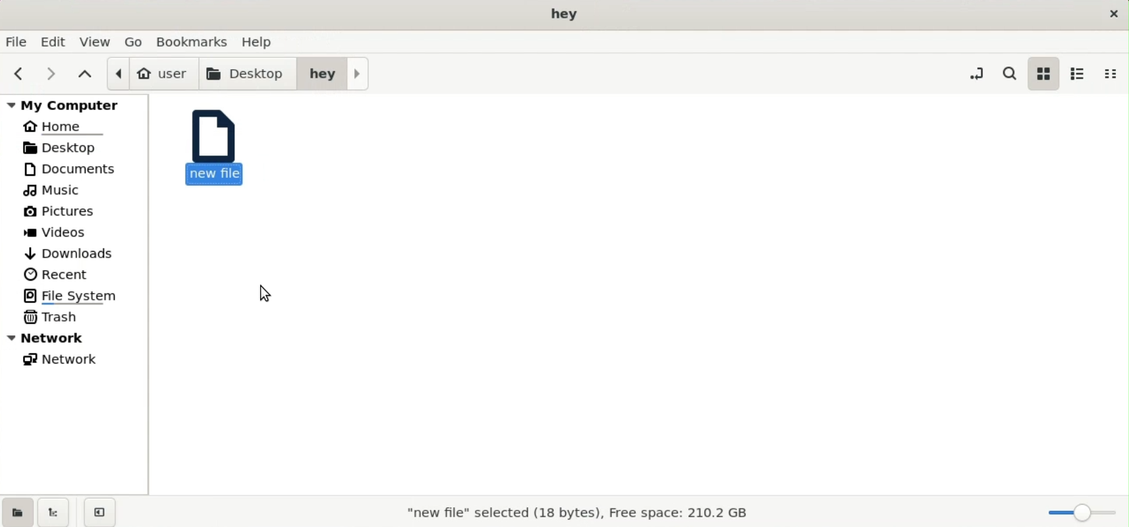 The height and width of the screenshot is (527, 1129). I want to click on recent, so click(57, 274).